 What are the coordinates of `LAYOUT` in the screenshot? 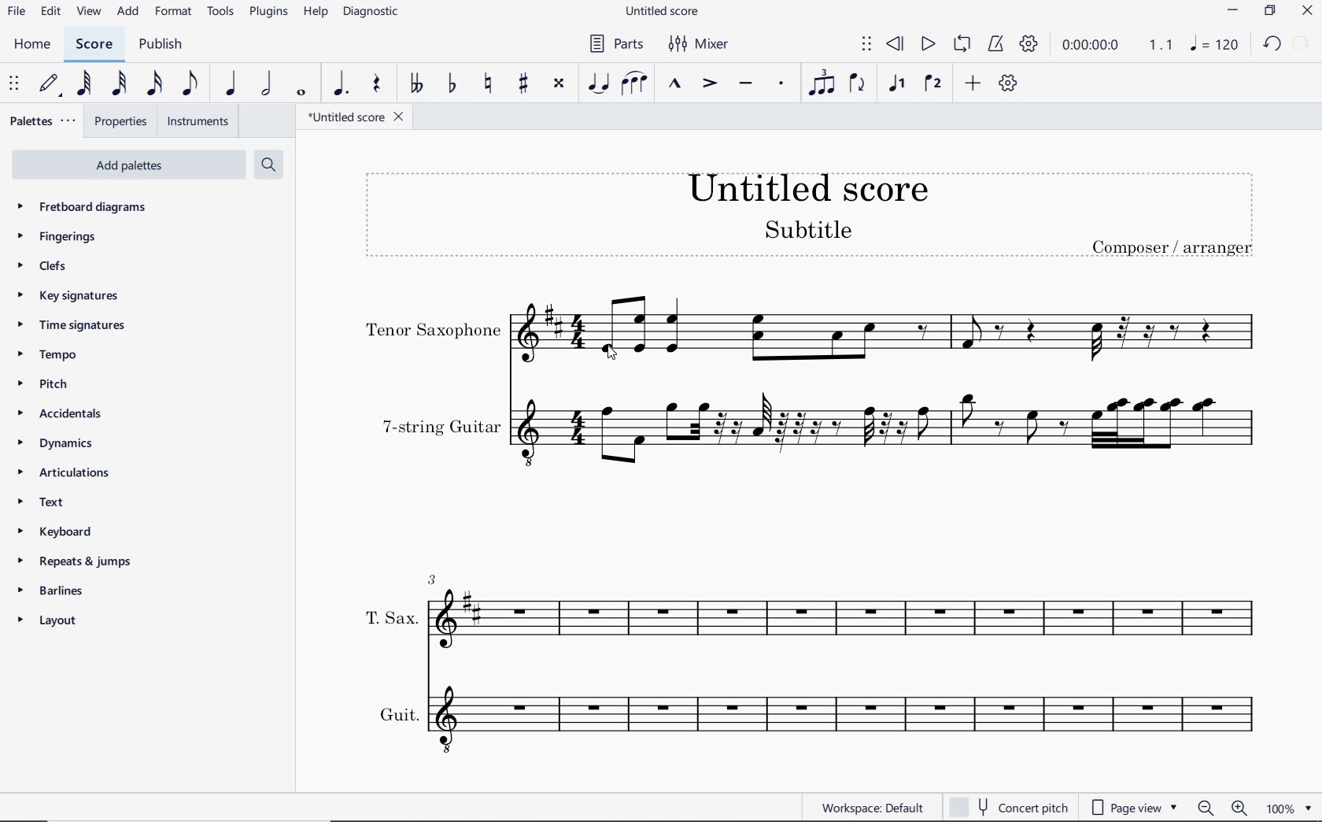 It's located at (46, 622).